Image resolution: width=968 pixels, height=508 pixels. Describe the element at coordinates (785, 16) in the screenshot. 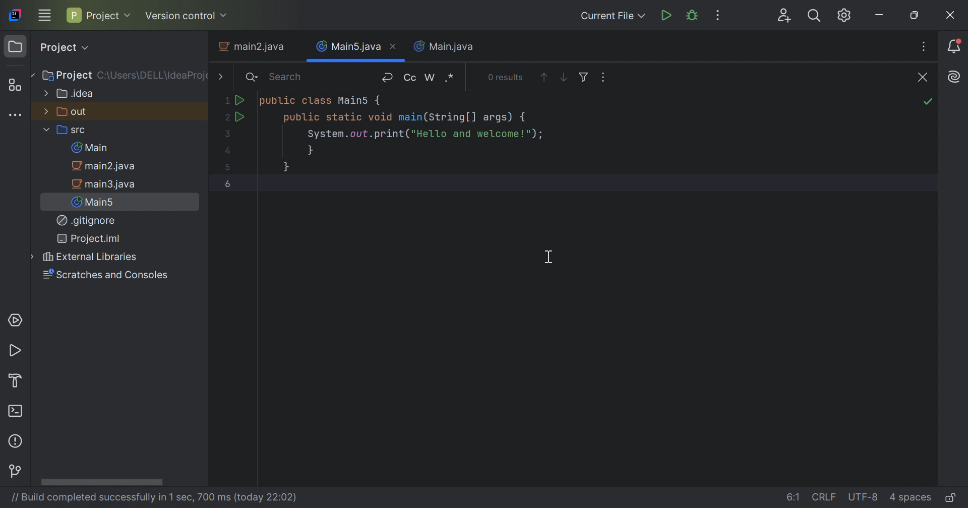

I see `Code With Me` at that location.